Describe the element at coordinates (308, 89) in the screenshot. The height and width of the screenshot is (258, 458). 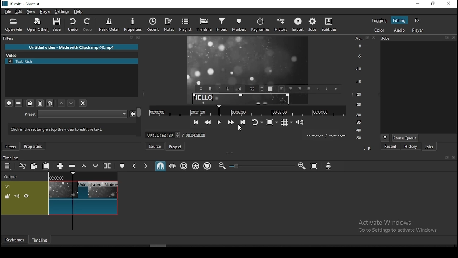
I see `Justified alignment` at that location.